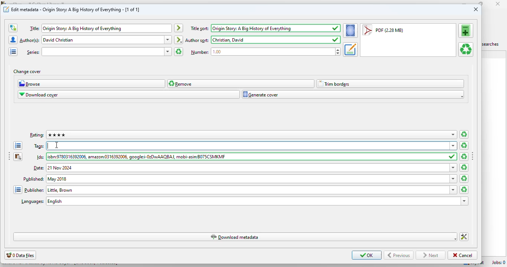  I want to click on text, so click(41, 157).